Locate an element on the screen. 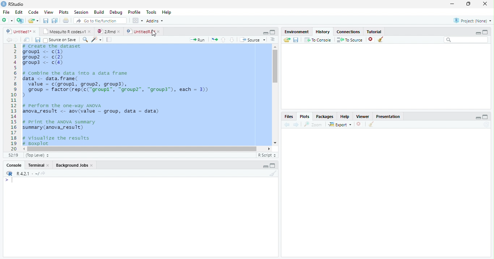  Untitled R* is located at coordinates (143, 31).